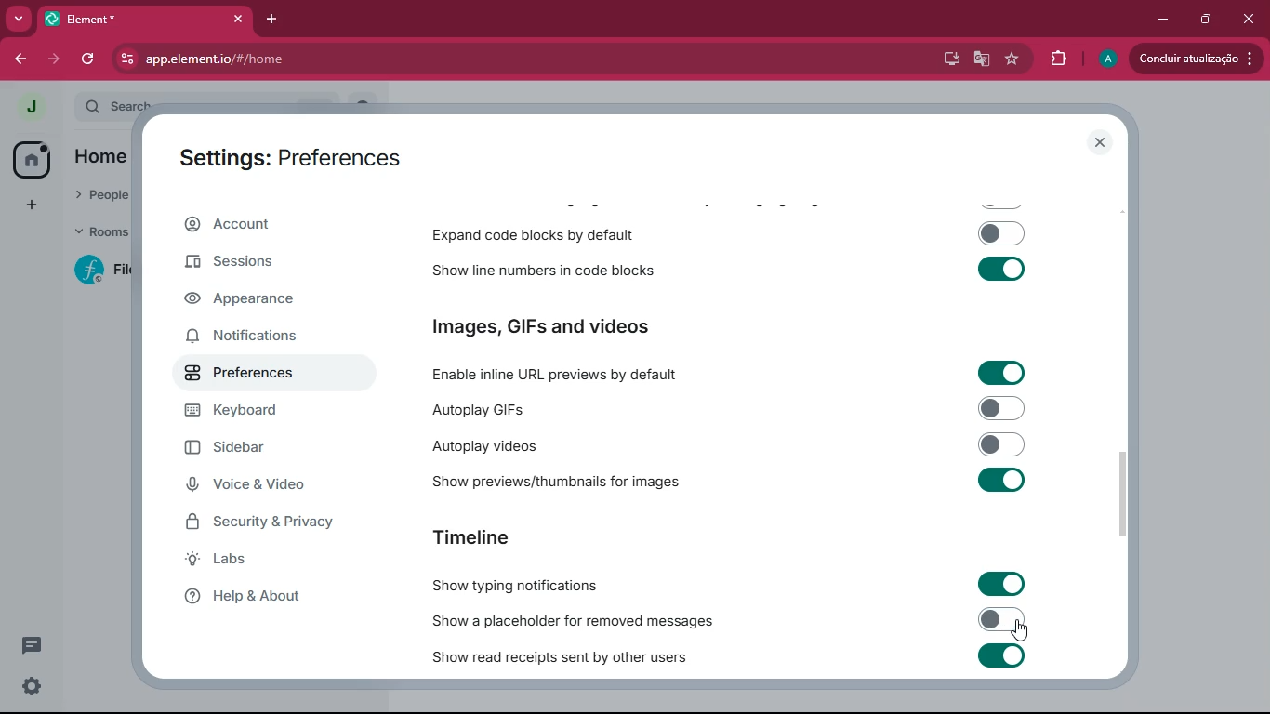  Describe the element at coordinates (258, 486) in the screenshot. I see `voice & video` at that location.